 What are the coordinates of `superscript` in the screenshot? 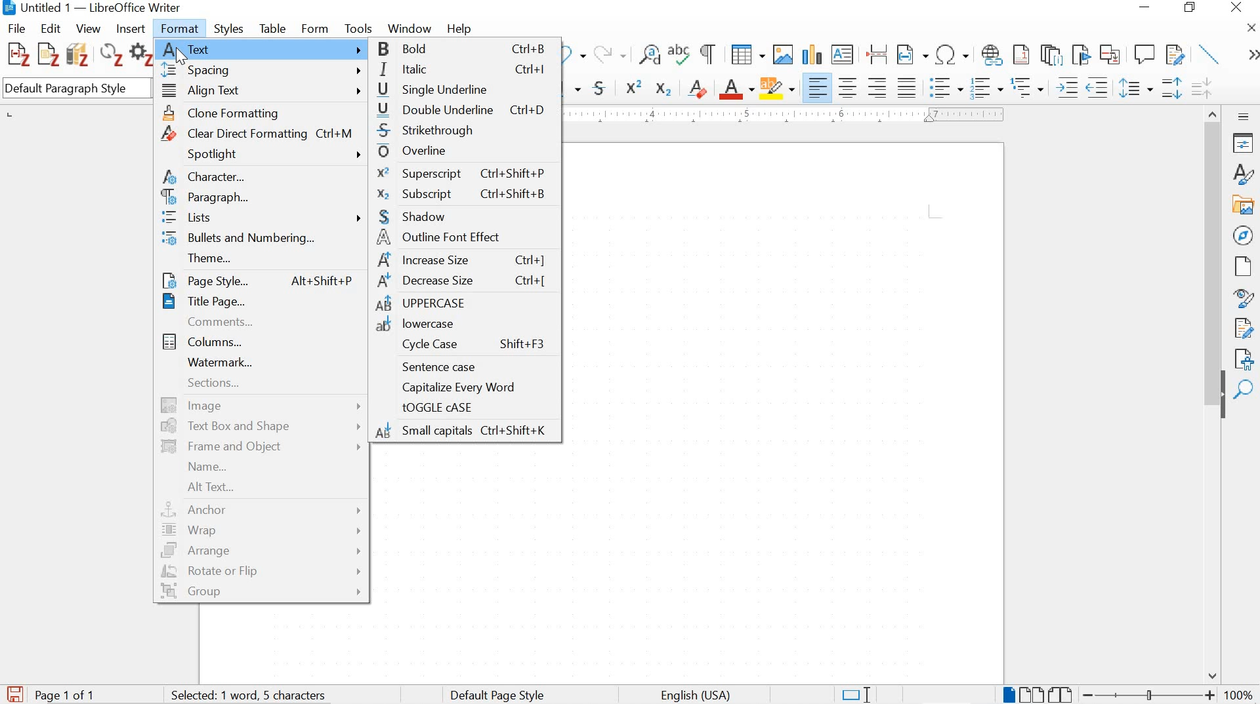 It's located at (635, 87).